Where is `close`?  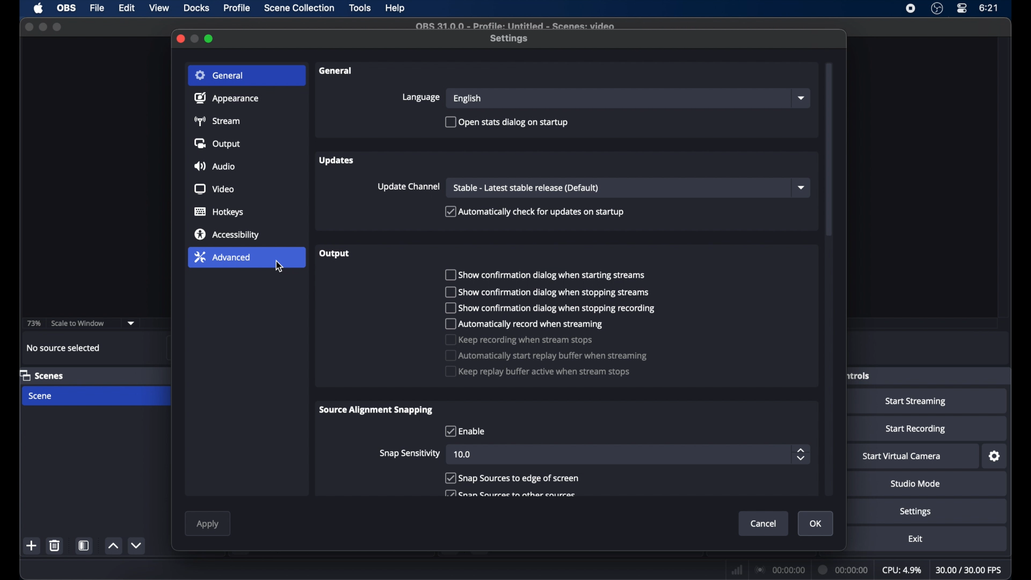 close is located at coordinates (28, 26).